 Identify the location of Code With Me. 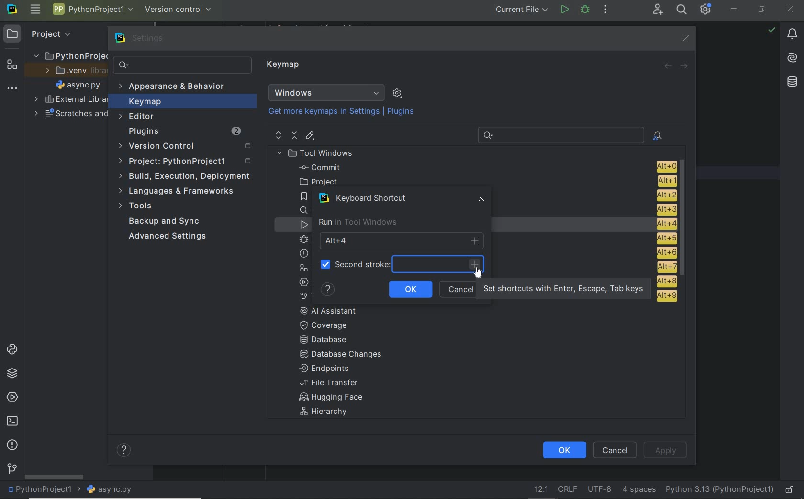
(658, 10).